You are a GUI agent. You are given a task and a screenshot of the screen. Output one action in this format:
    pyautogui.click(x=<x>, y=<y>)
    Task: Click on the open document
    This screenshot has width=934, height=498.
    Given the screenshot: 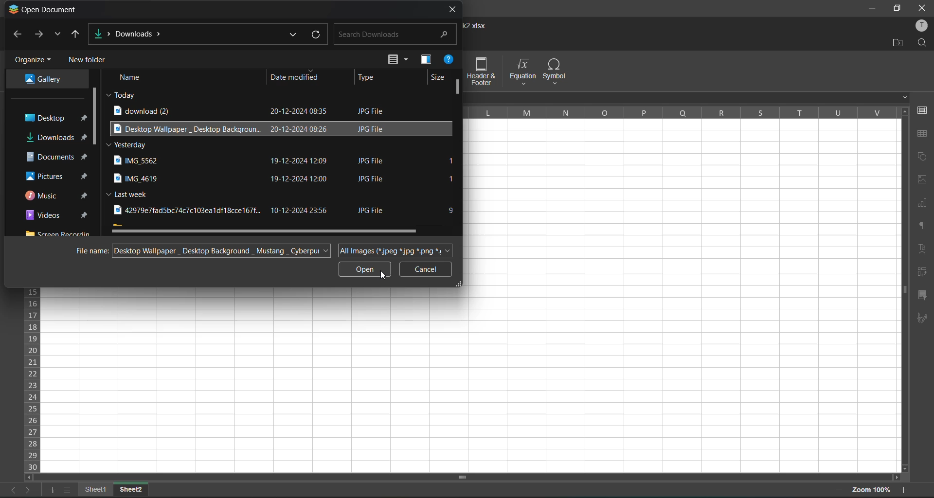 What is the action you would take?
    pyautogui.click(x=43, y=9)
    